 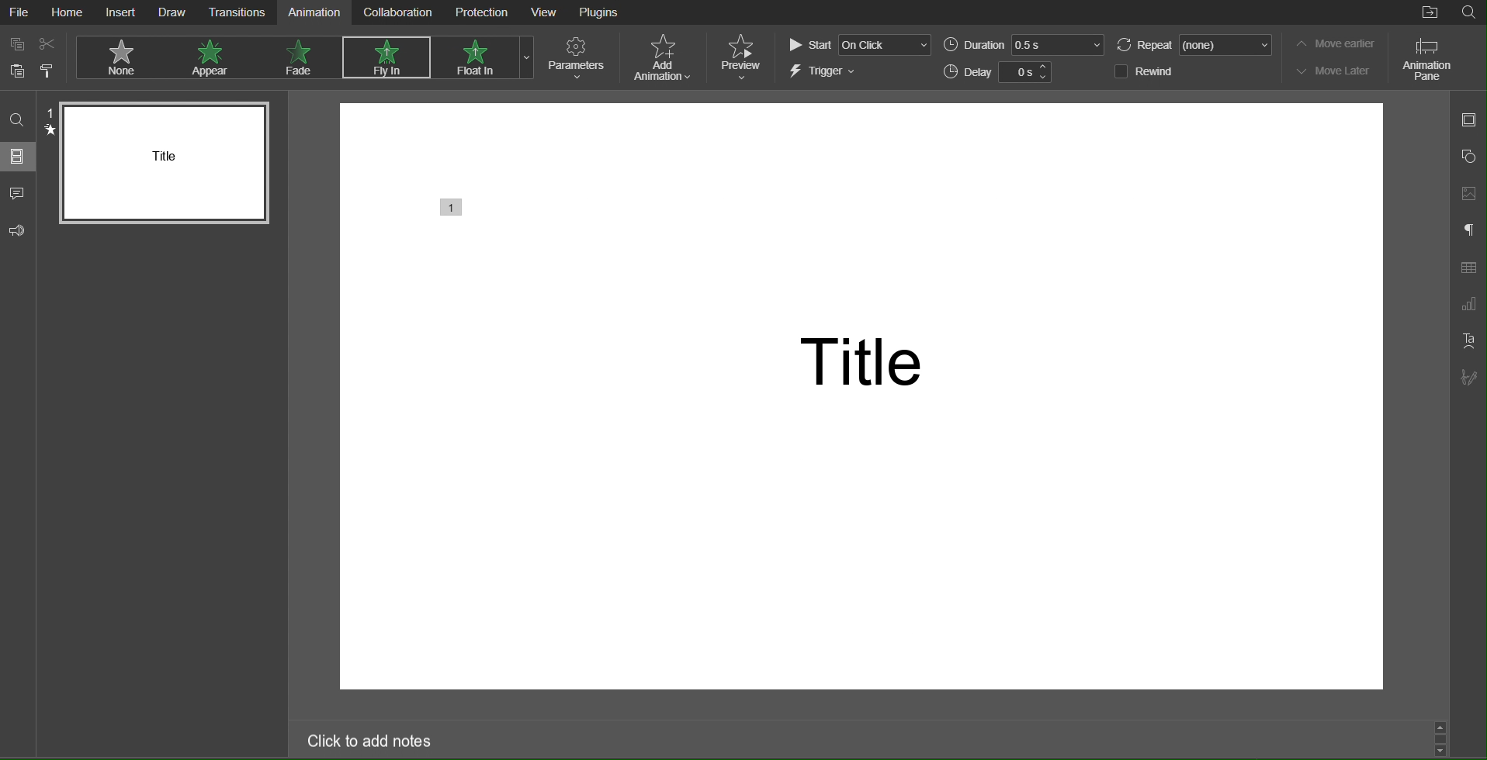 I want to click on Feedback and Support, so click(x=19, y=228).